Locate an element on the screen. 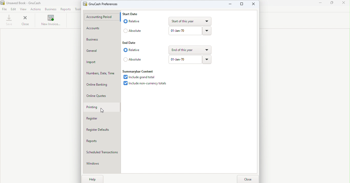  Close is located at coordinates (345, 4).